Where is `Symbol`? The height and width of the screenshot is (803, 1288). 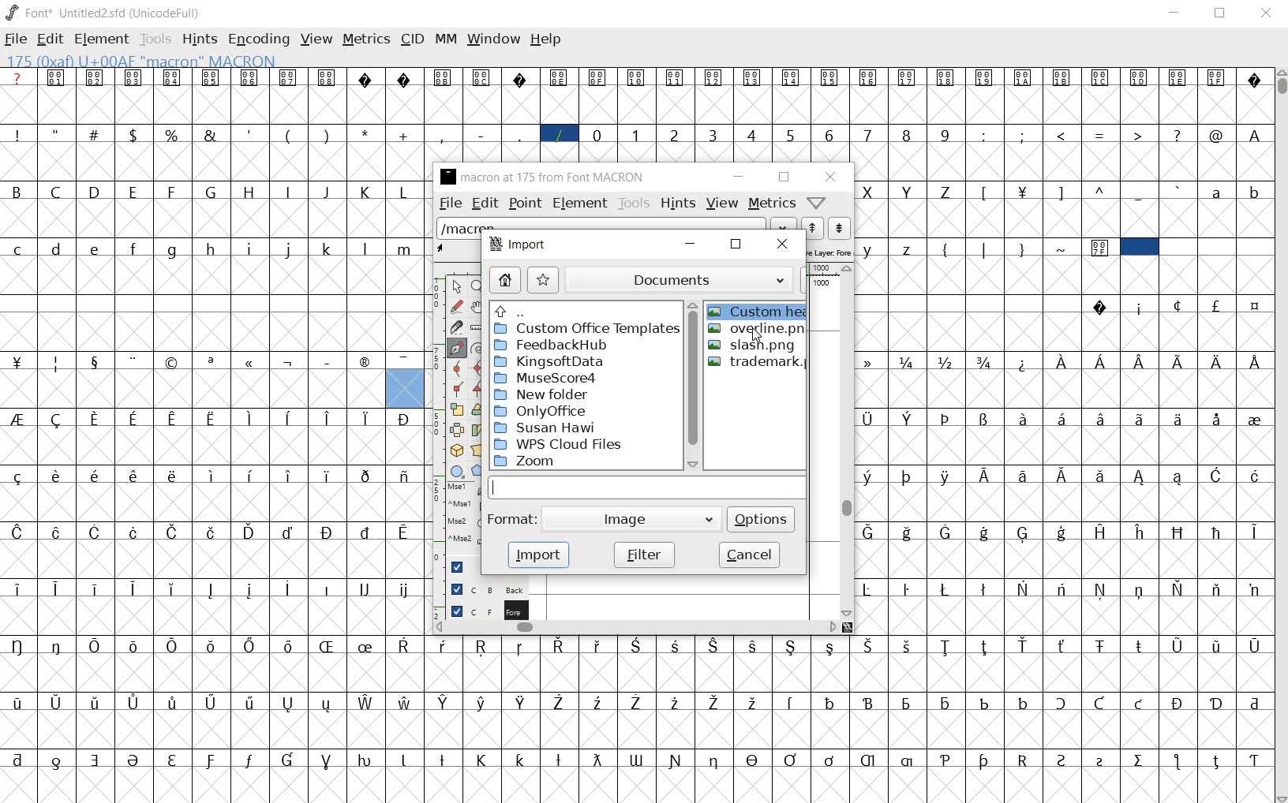
Symbol is located at coordinates (405, 589).